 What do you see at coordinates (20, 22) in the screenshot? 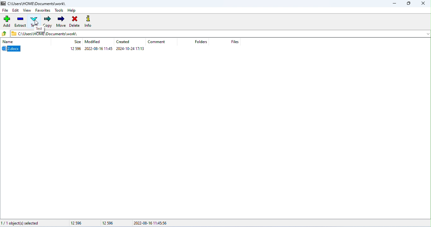
I see `extract` at bounding box center [20, 22].